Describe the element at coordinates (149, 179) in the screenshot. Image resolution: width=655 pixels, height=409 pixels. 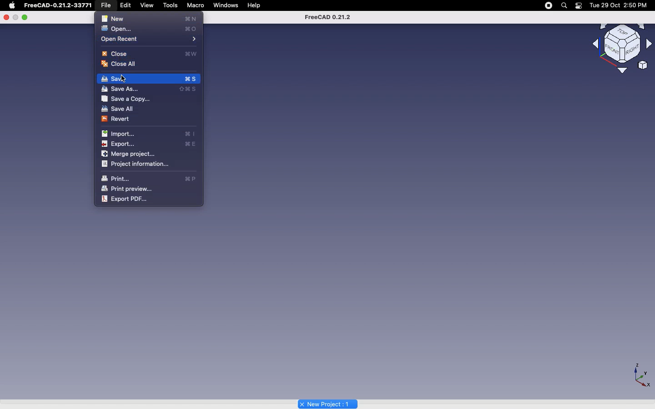
I see `Print` at that location.